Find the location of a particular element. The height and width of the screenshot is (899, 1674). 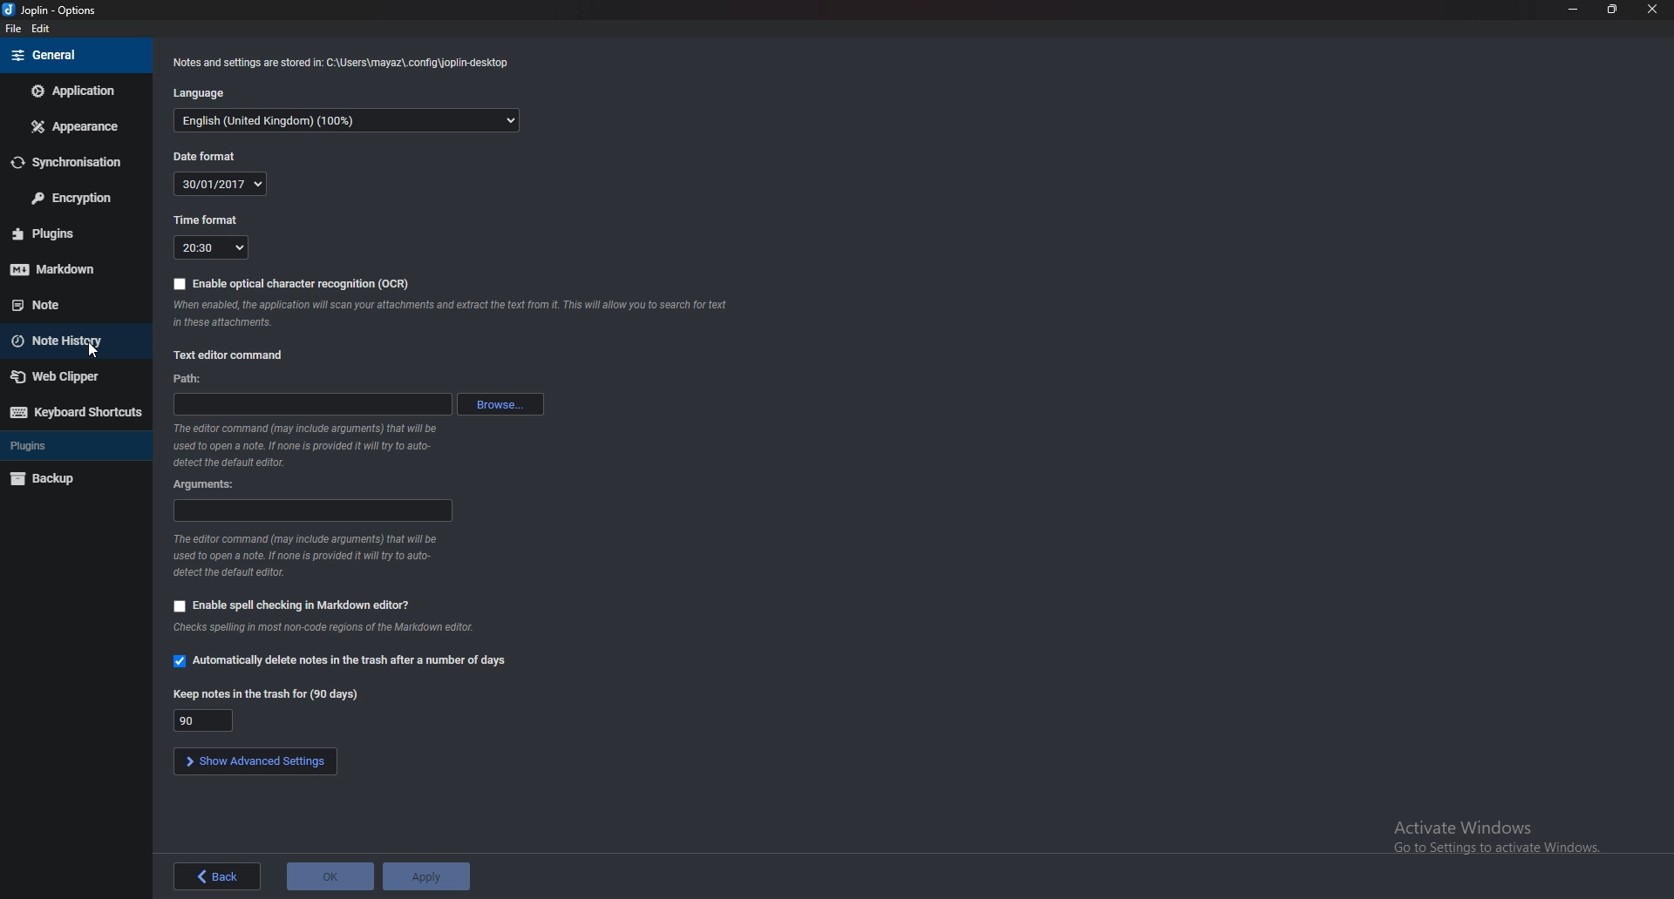

Info is located at coordinates (305, 444).